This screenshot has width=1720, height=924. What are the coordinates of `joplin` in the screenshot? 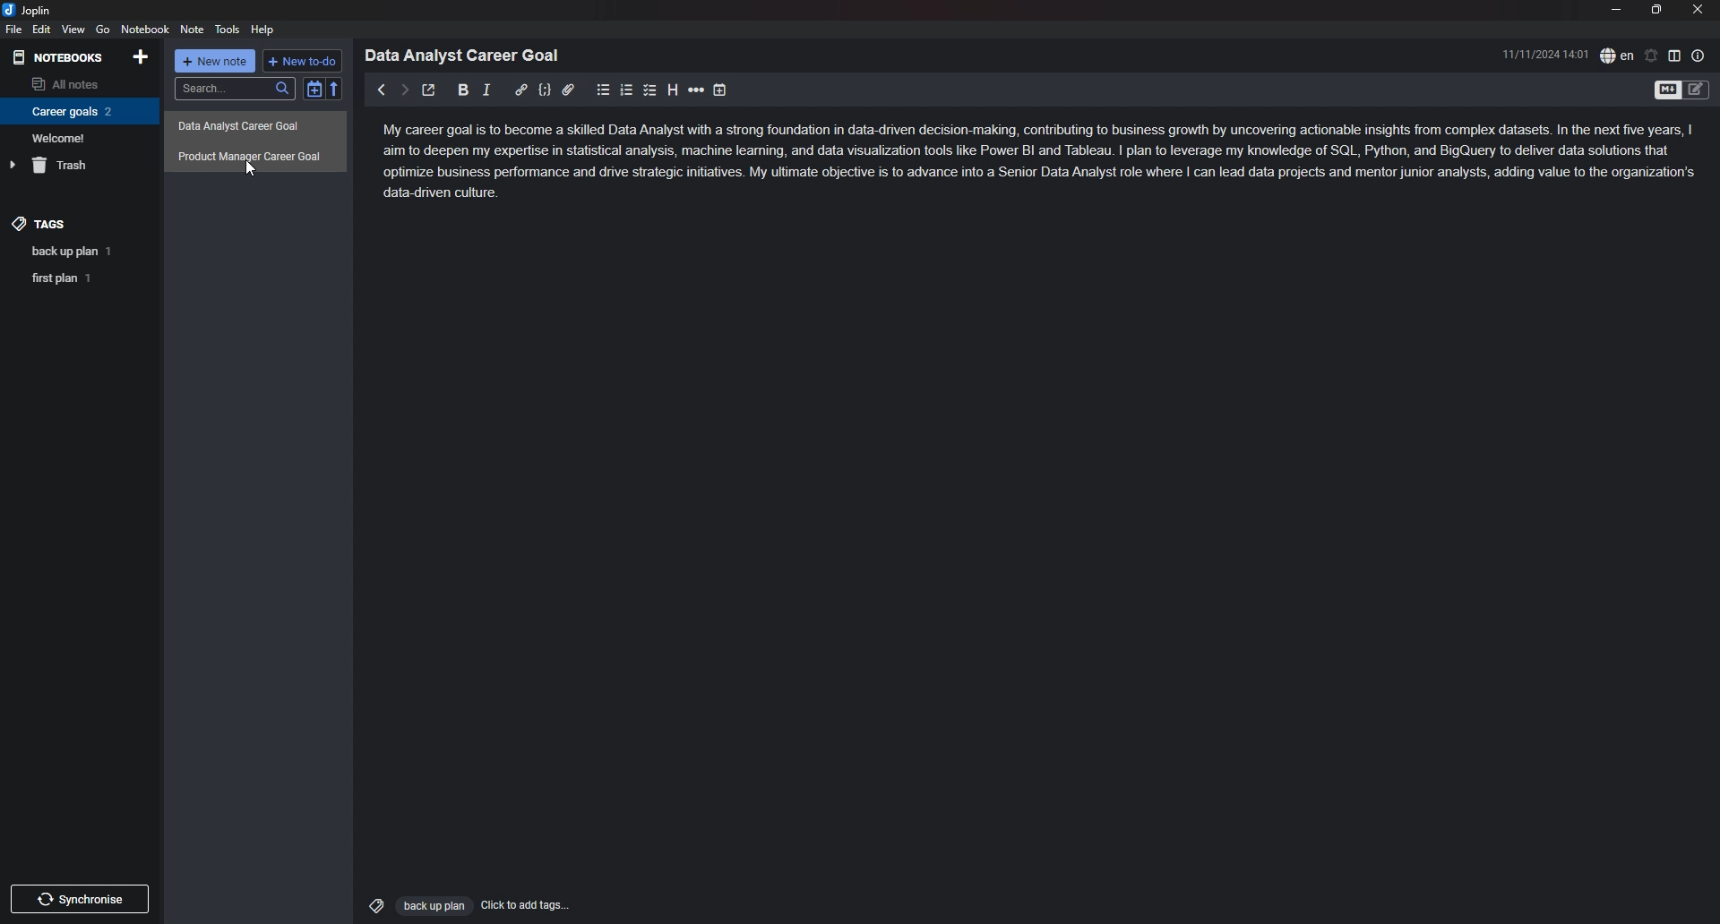 It's located at (29, 11).